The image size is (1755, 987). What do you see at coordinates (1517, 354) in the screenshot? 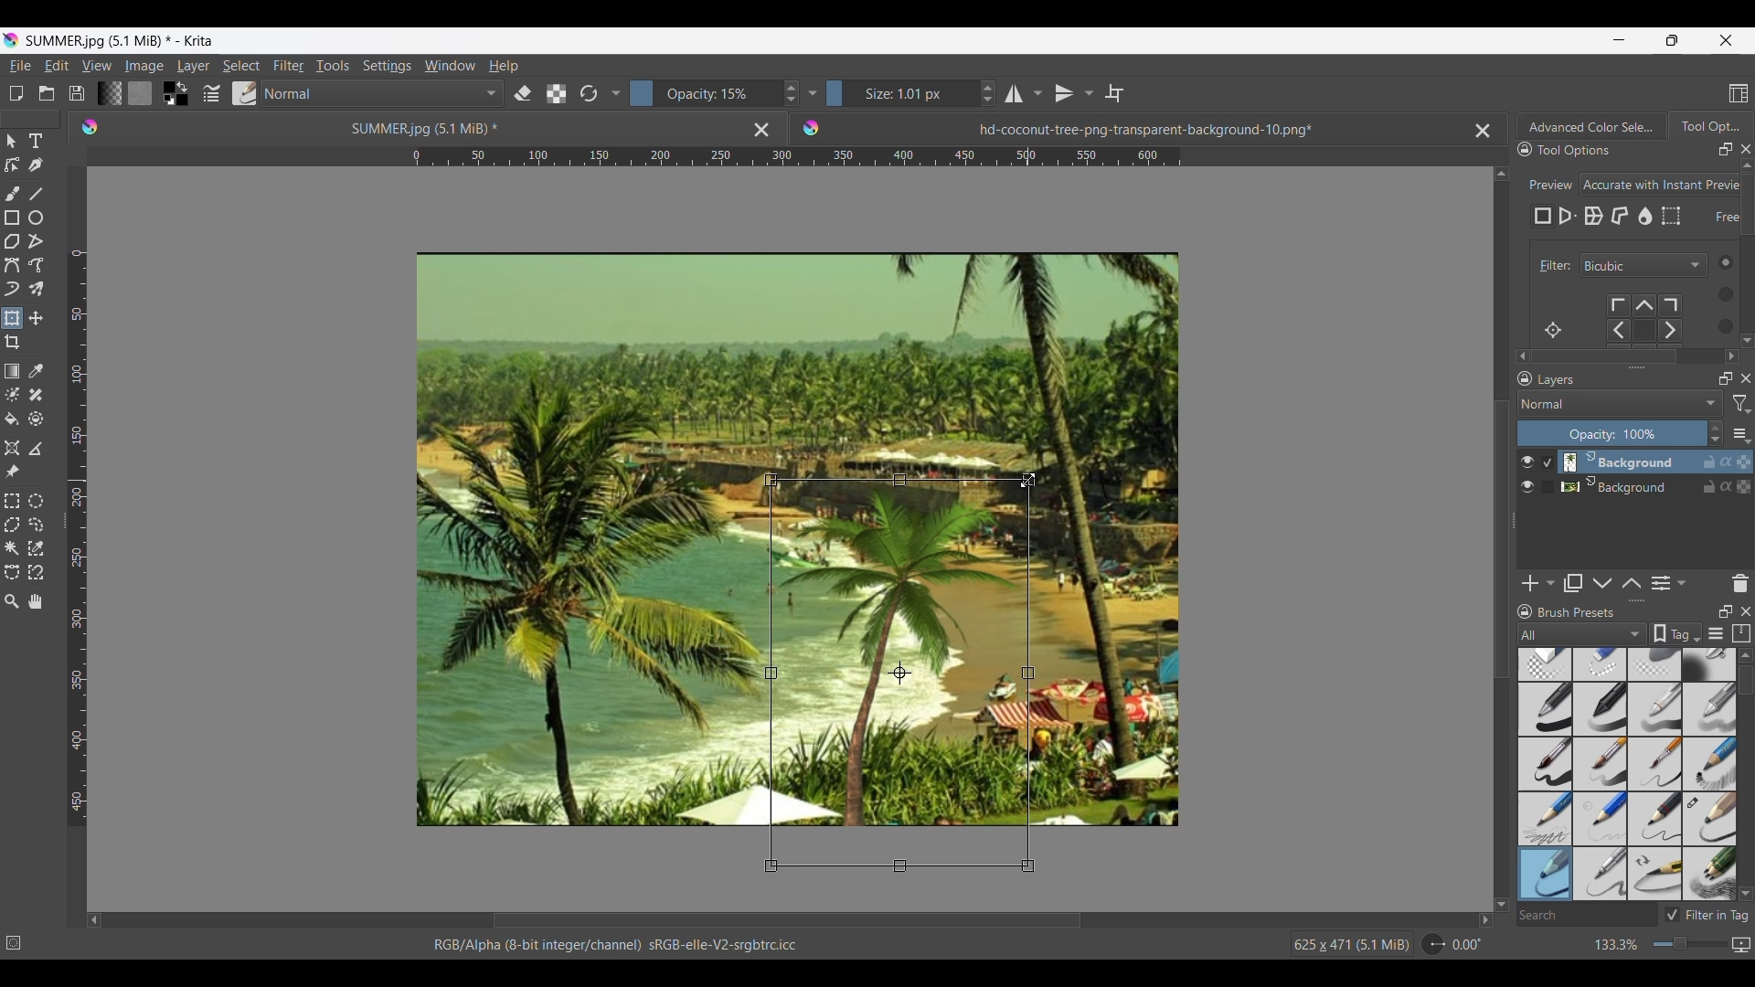
I see `Left` at bounding box center [1517, 354].